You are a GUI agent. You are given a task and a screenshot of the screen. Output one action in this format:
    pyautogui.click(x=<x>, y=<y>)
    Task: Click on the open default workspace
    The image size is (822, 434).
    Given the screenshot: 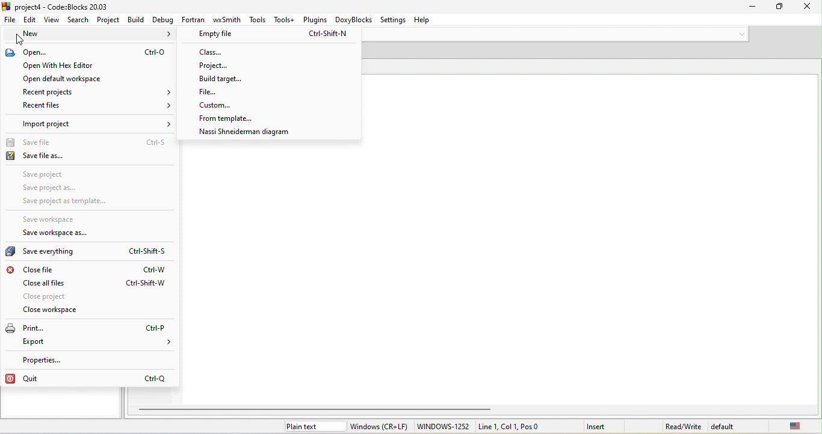 What is the action you would take?
    pyautogui.click(x=90, y=79)
    